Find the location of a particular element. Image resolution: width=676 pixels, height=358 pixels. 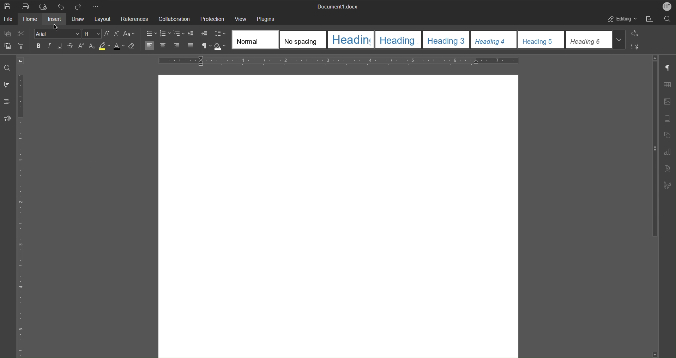

Layout is located at coordinates (101, 20).